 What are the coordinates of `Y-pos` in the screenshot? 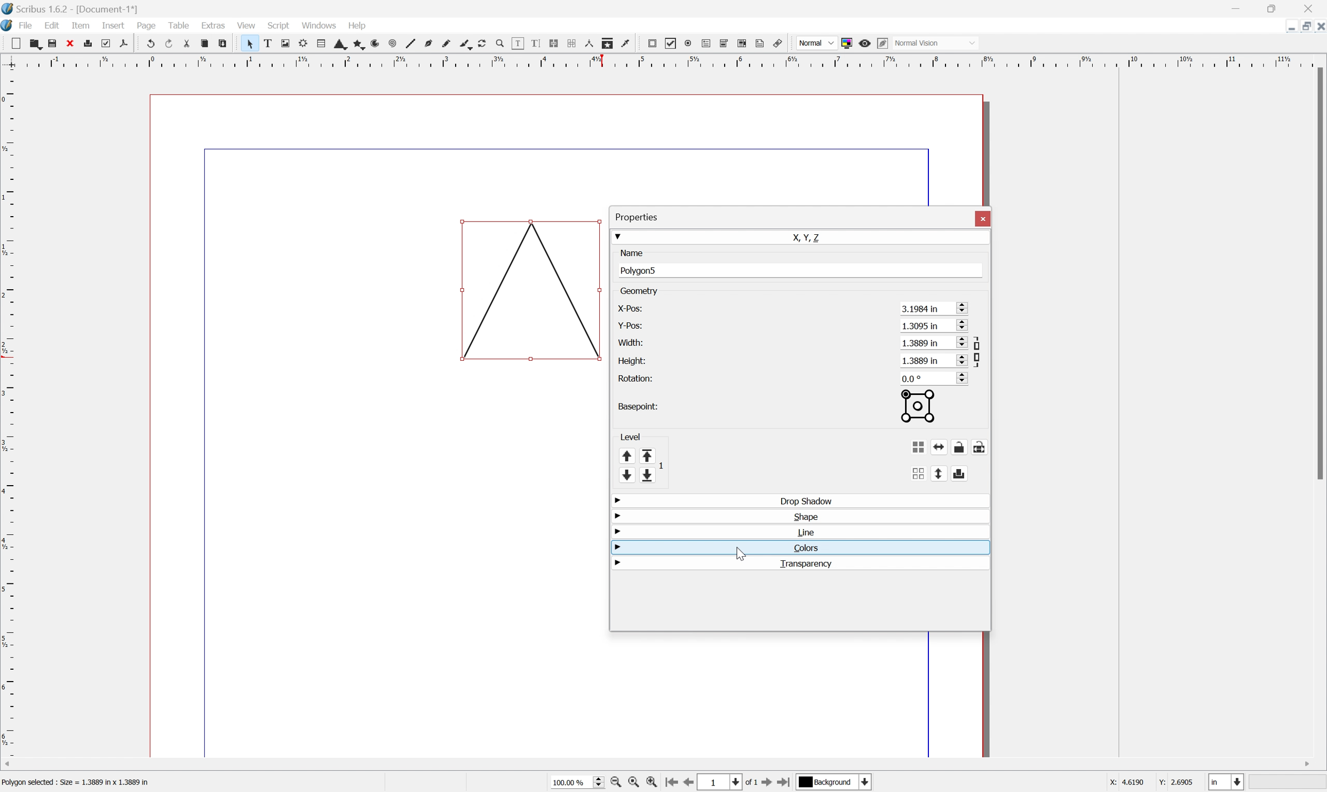 It's located at (629, 324).